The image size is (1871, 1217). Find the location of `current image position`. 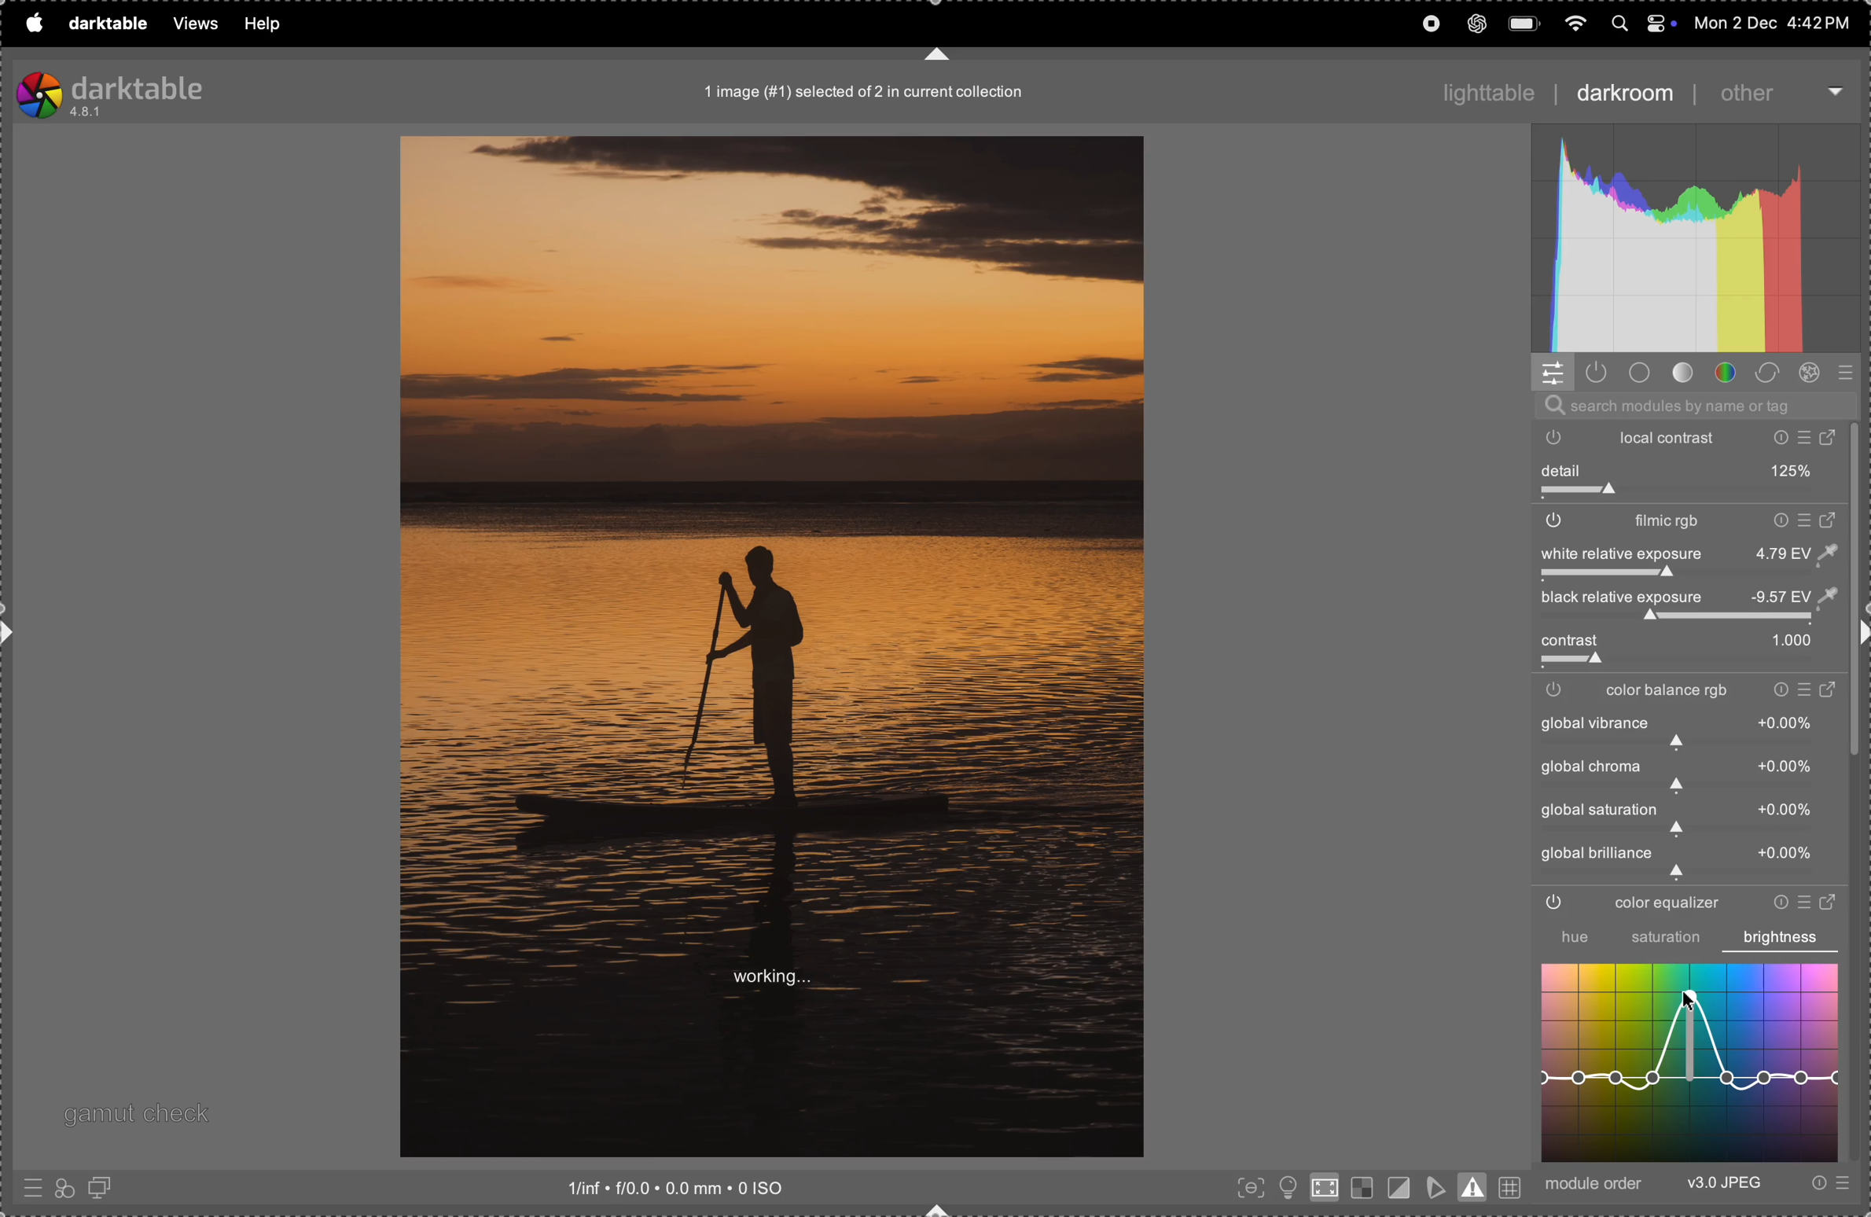

current image position is located at coordinates (867, 94).